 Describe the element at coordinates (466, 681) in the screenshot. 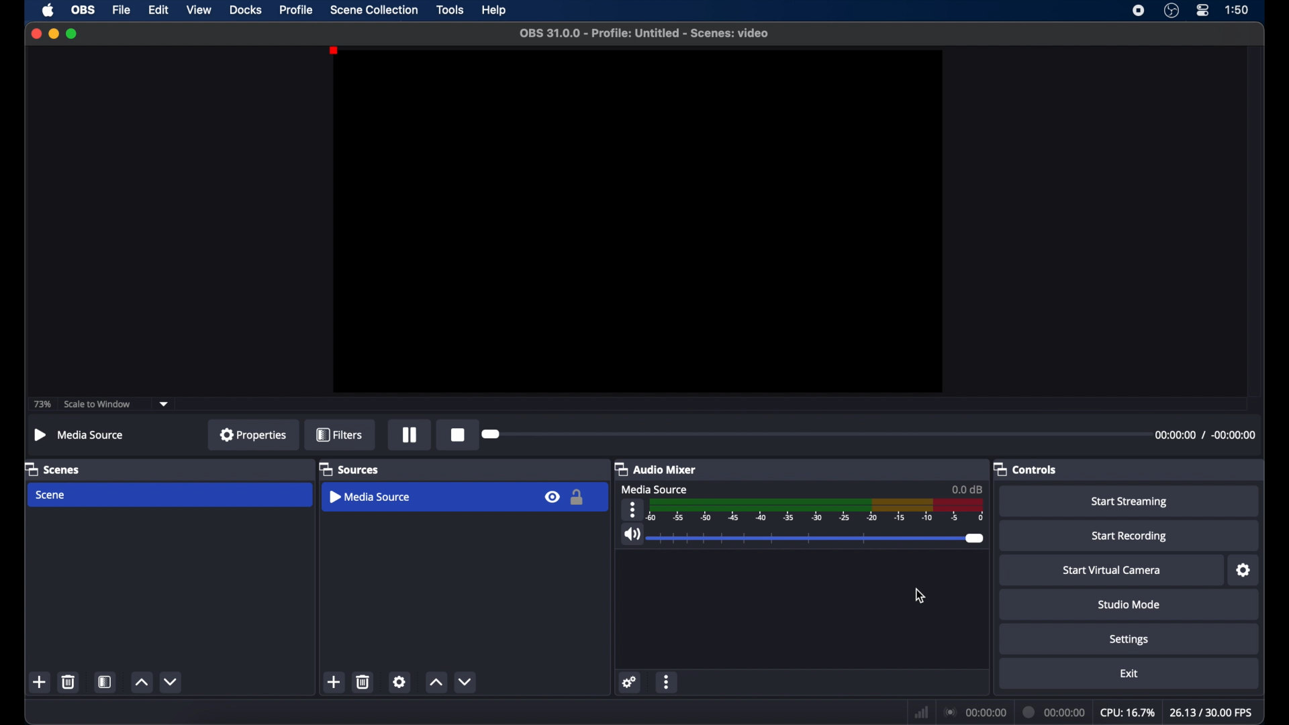

I see `decrement` at that location.